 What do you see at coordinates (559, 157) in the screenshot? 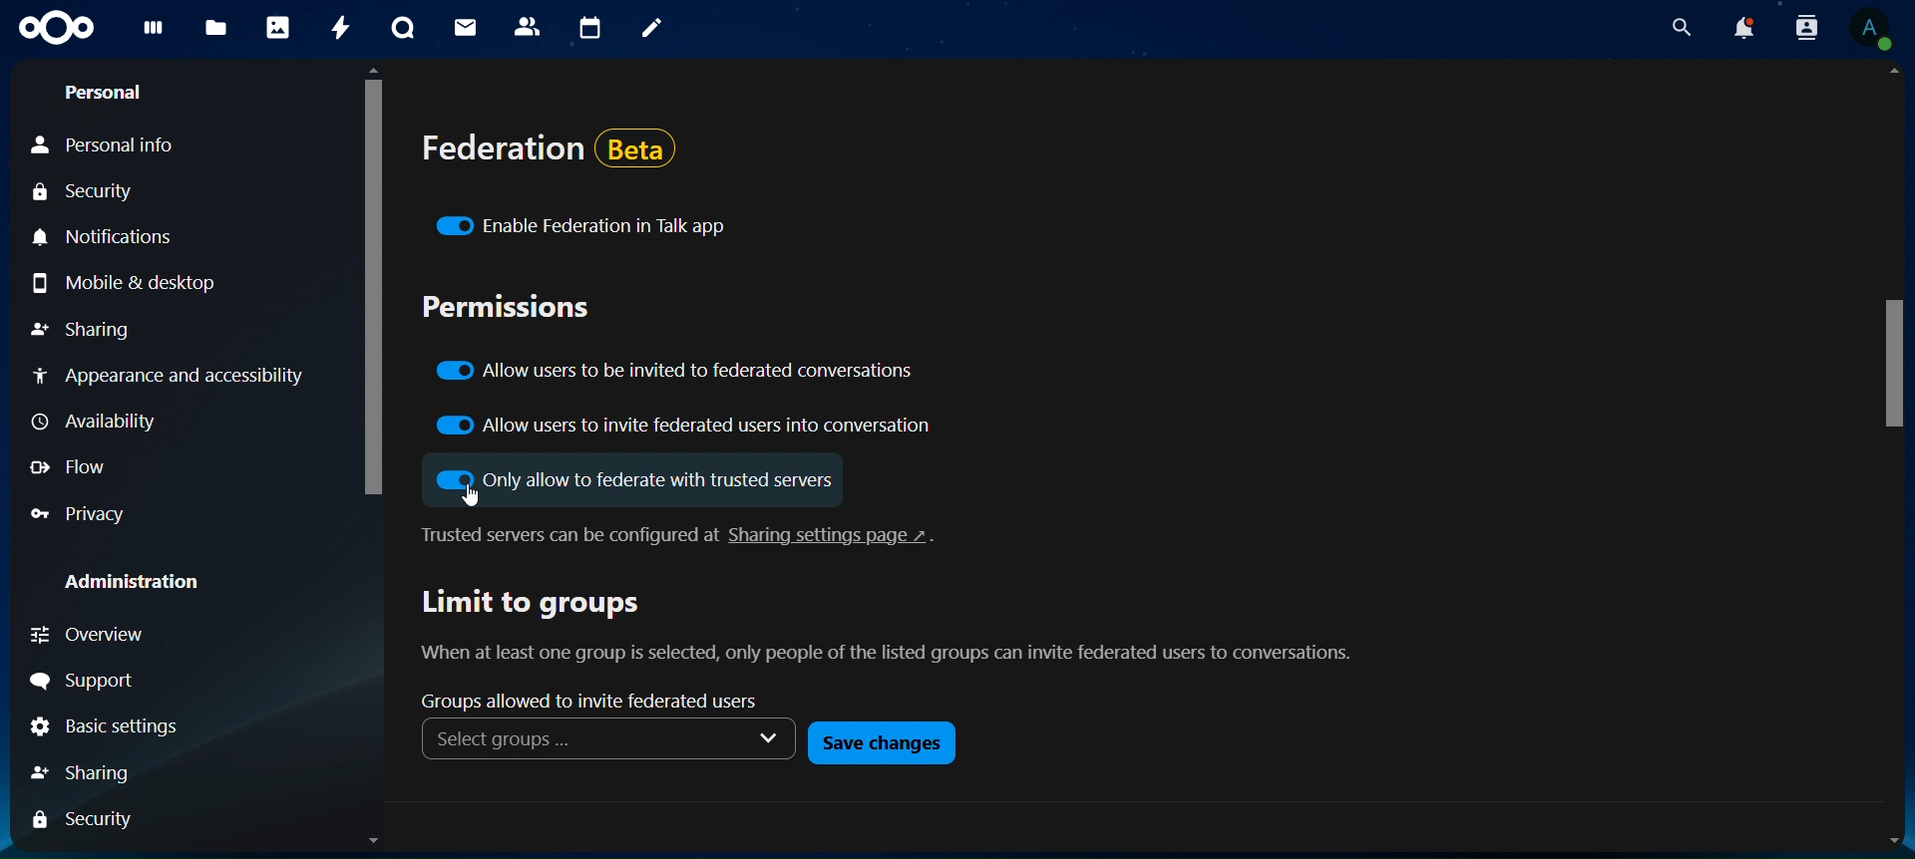
I see `federation` at bounding box center [559, 157].